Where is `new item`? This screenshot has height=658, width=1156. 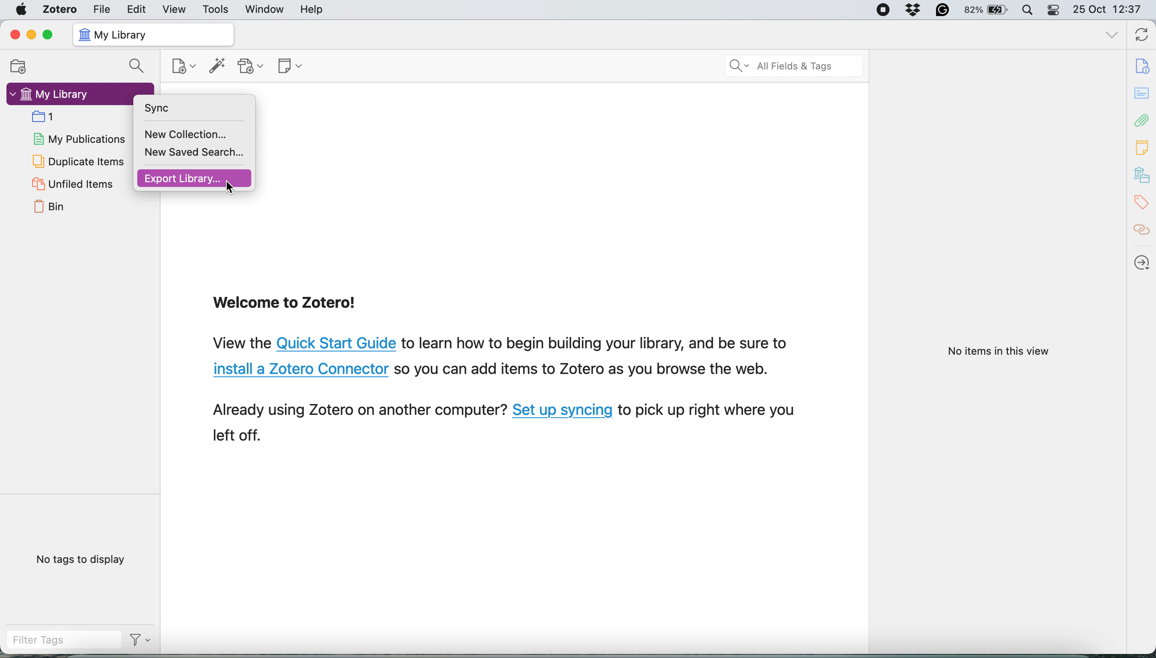
new item is located at coordinates (184, 66).